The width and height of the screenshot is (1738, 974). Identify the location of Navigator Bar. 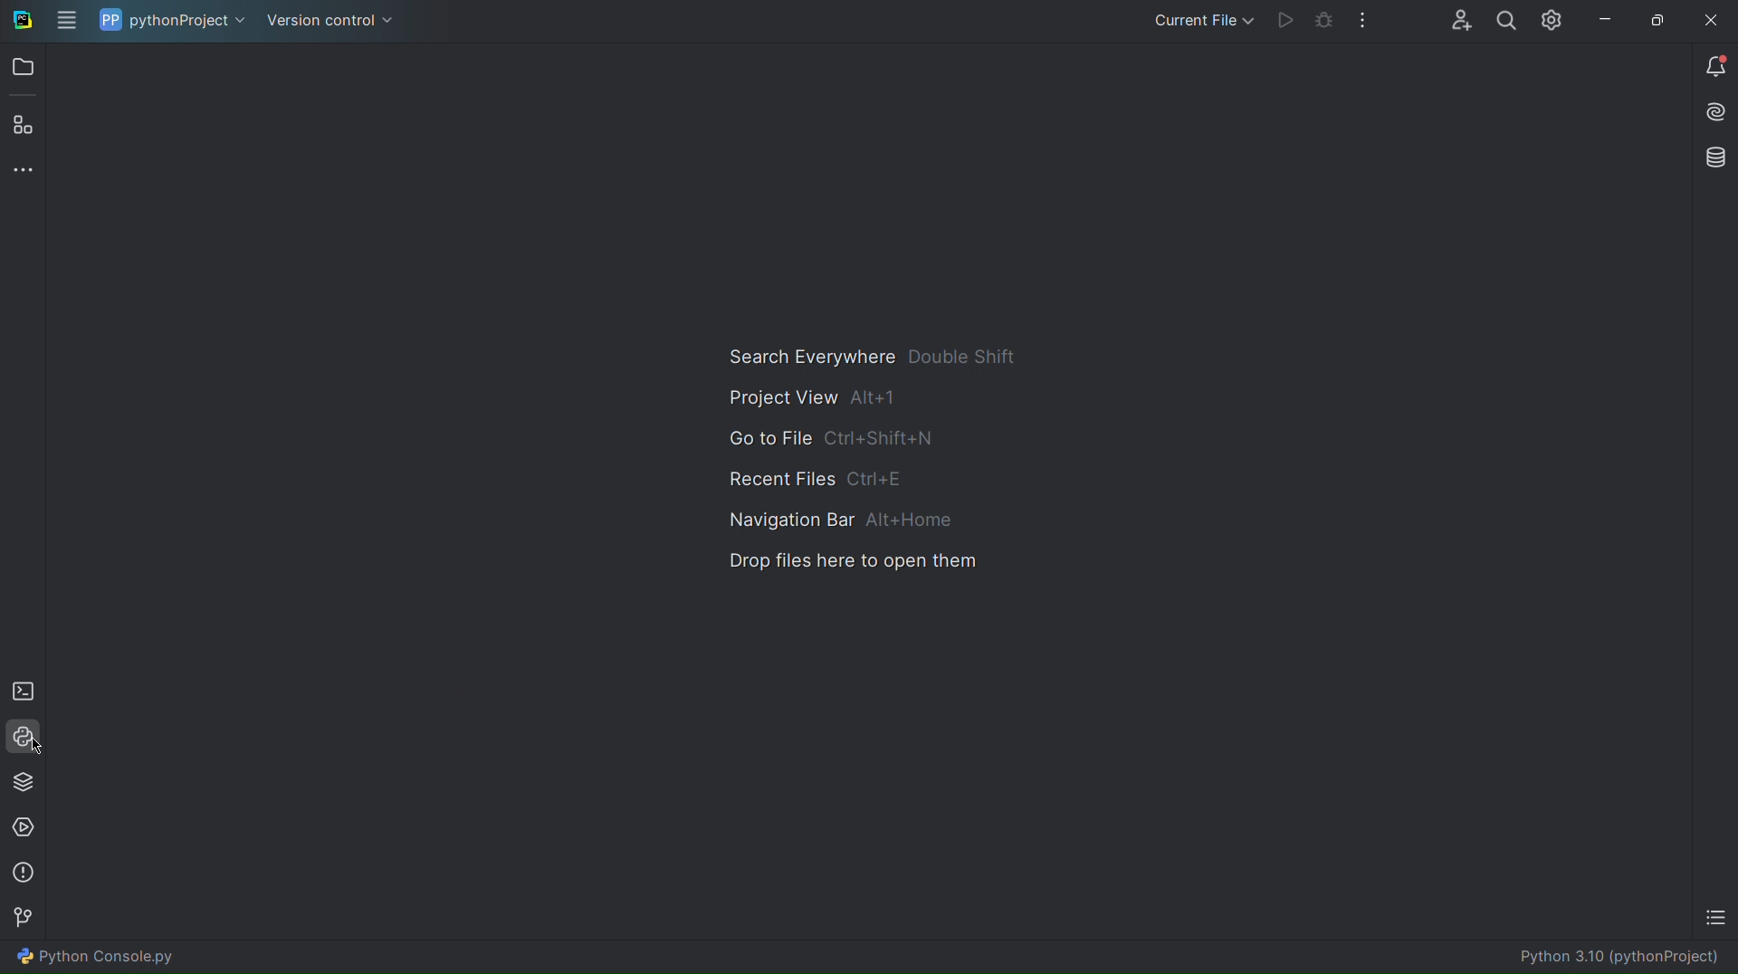
(842, 521).